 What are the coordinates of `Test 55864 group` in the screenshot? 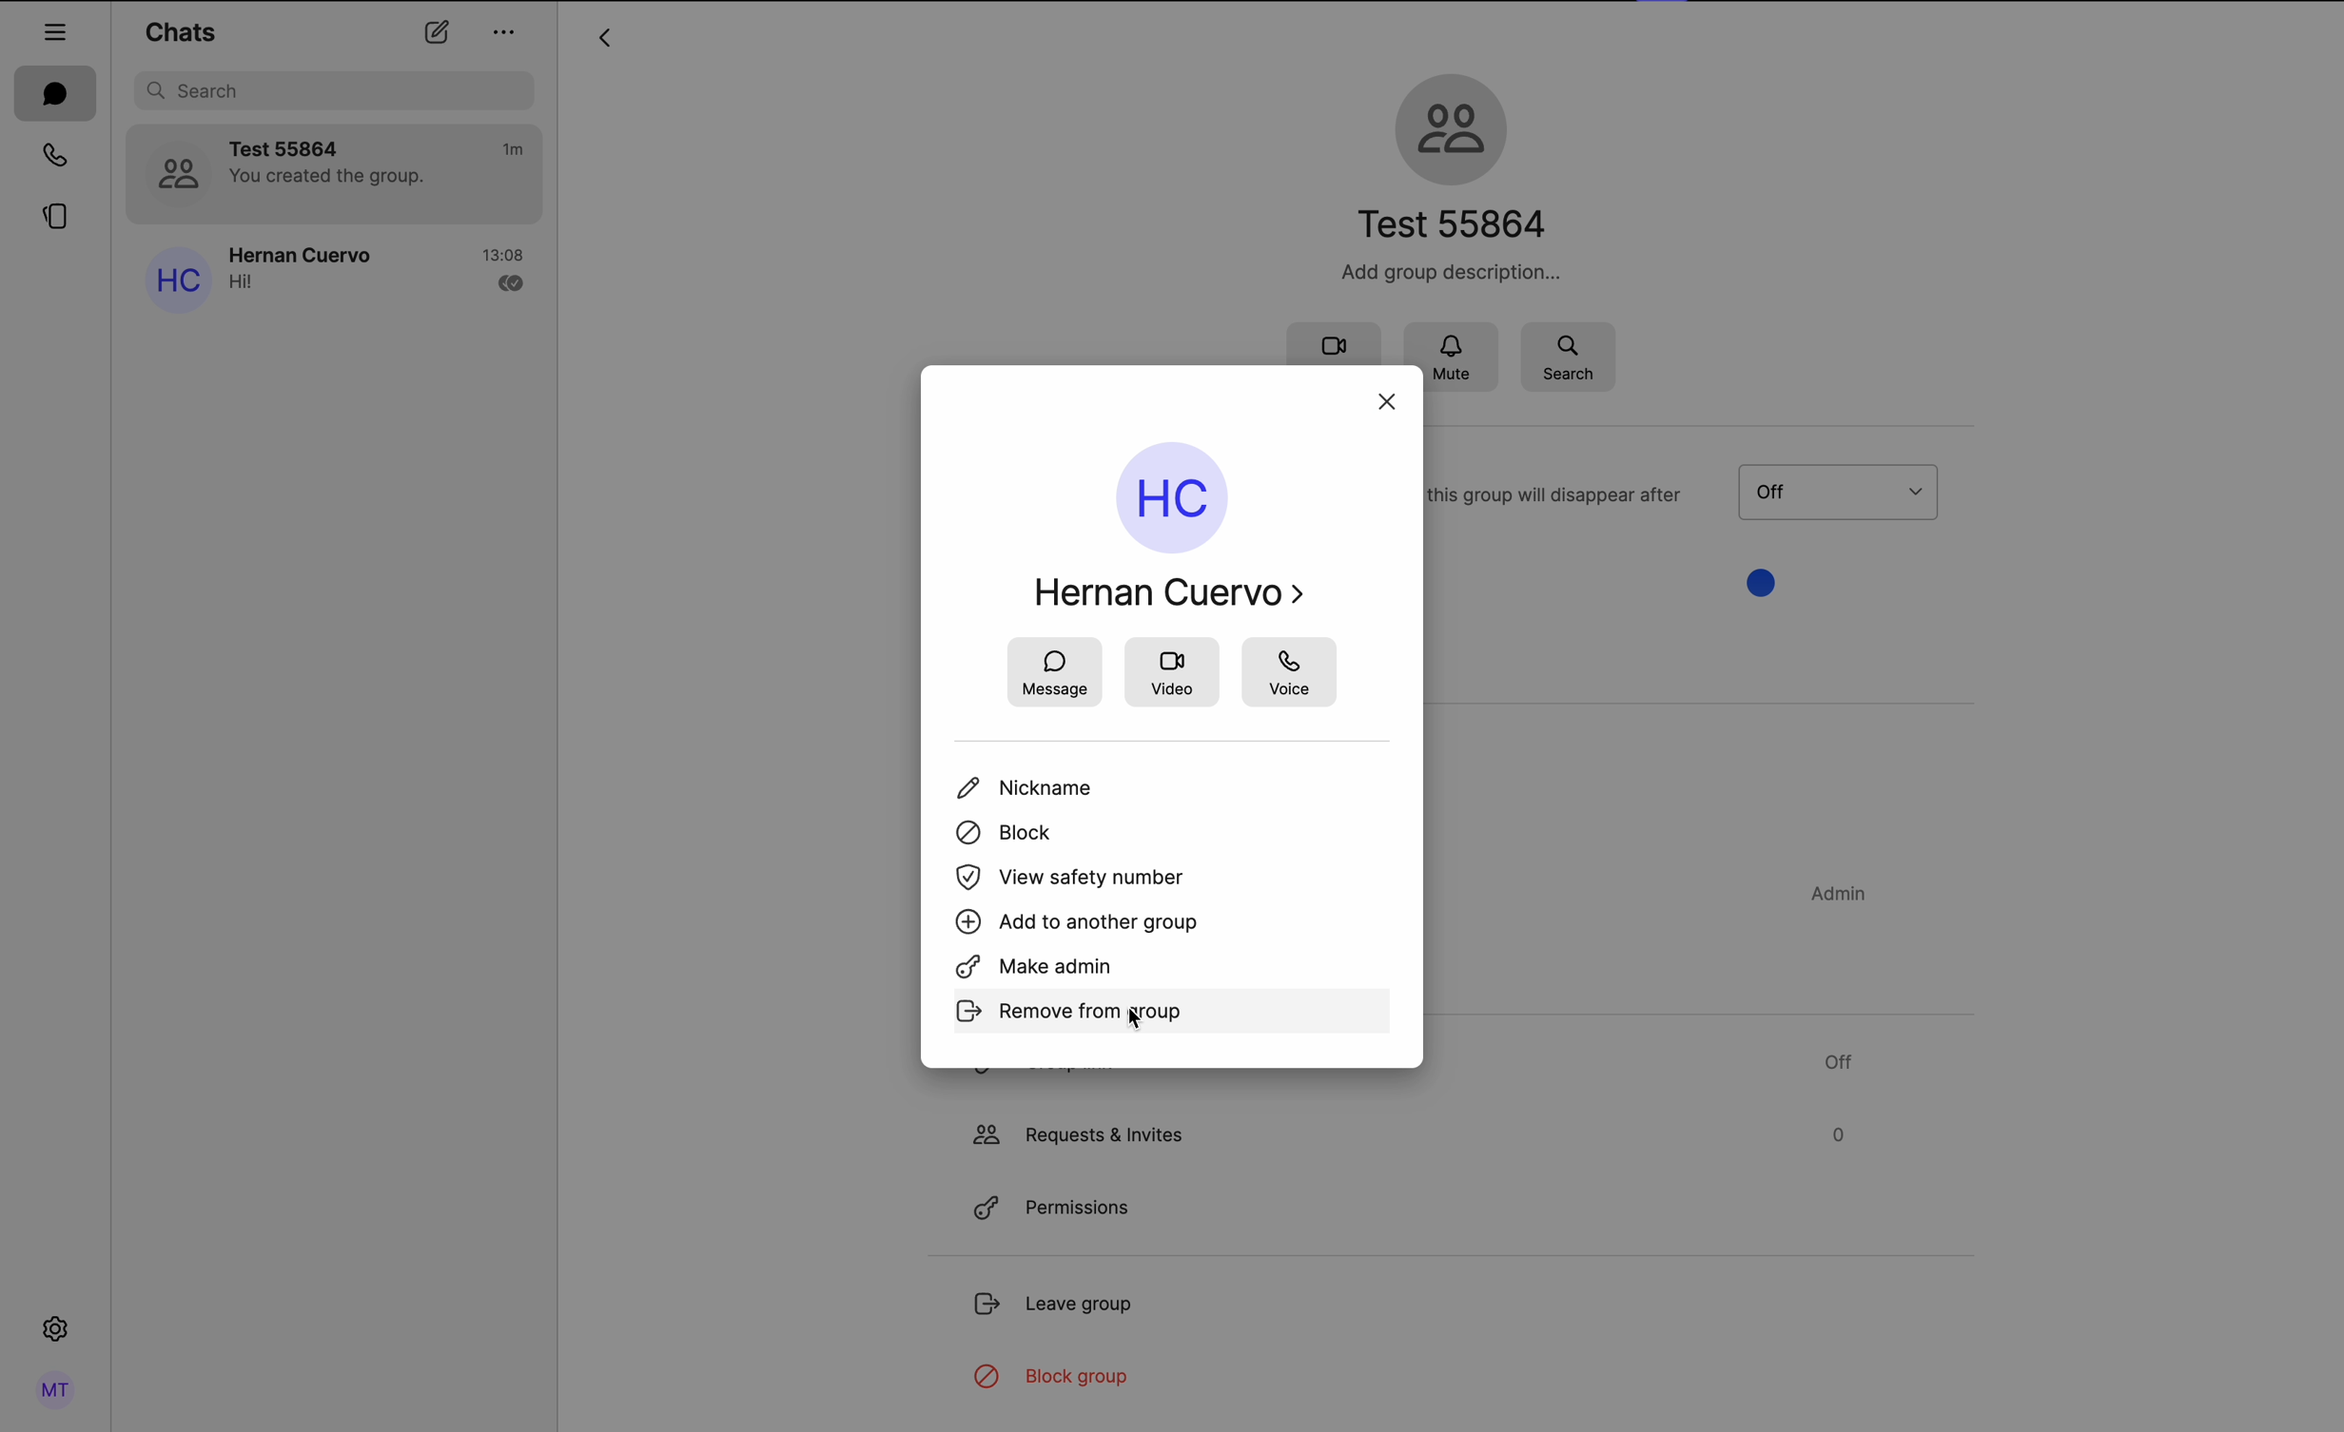 It's located at (336, 174).